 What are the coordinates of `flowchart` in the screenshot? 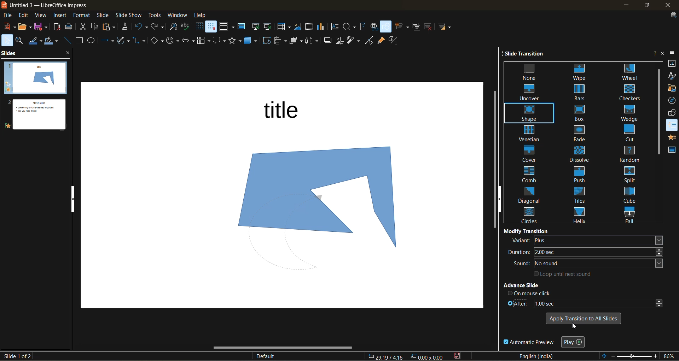 It's located at (203, 41).